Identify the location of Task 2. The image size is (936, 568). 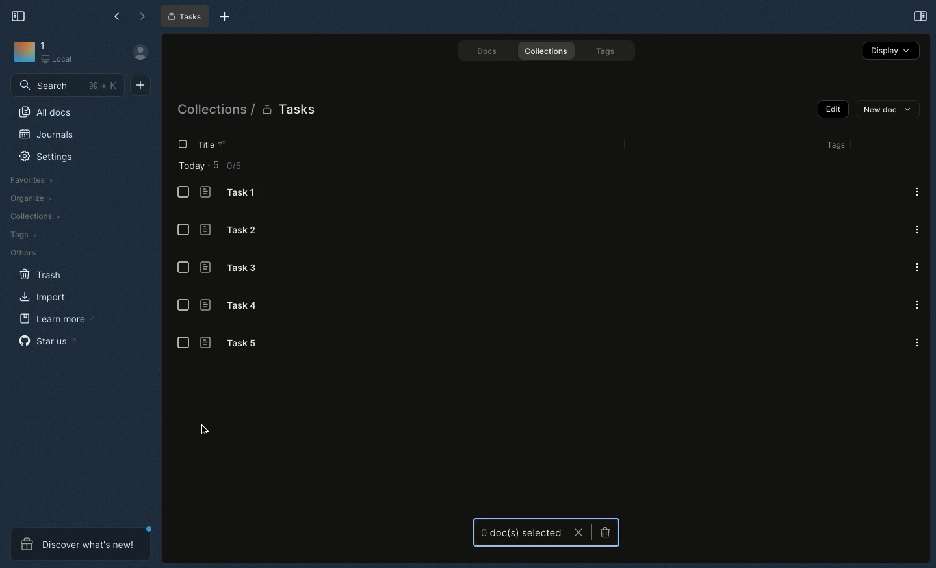
(235, 230).